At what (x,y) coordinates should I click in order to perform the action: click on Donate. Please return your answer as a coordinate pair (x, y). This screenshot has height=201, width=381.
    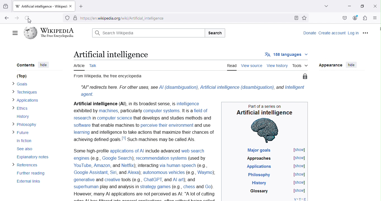
    Looking at the image, I should click on (309, 33).